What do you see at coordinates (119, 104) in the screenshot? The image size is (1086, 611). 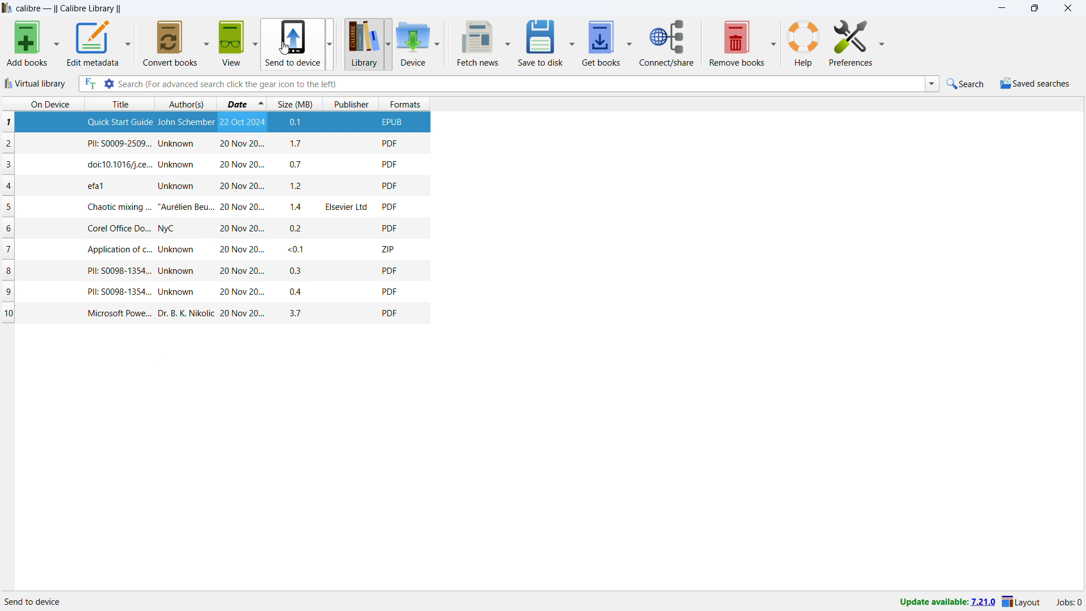 I see `sort by title` at bounding box center [119, 104].